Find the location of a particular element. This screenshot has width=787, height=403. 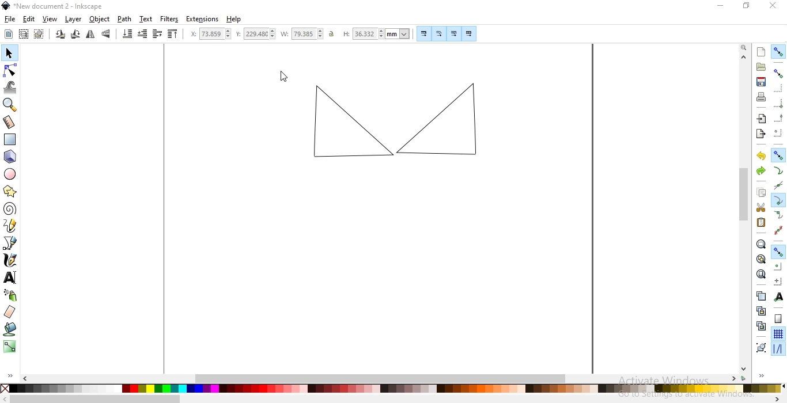

zoom to fit drawing in window is located at coordinates (760, 258).